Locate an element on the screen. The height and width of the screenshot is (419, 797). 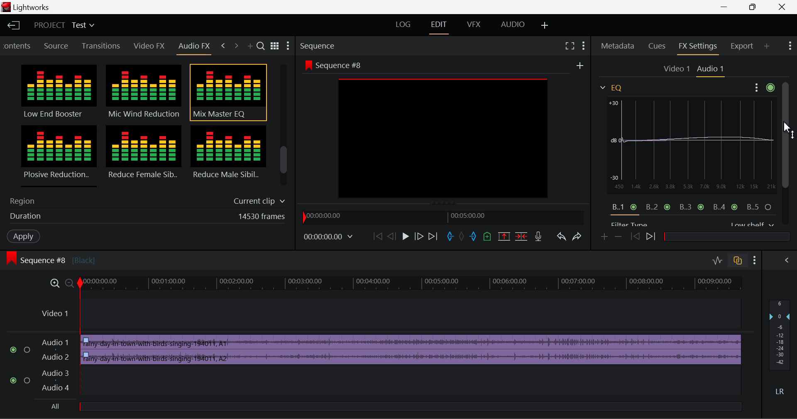
Cues is located at coordinates (657, 47).